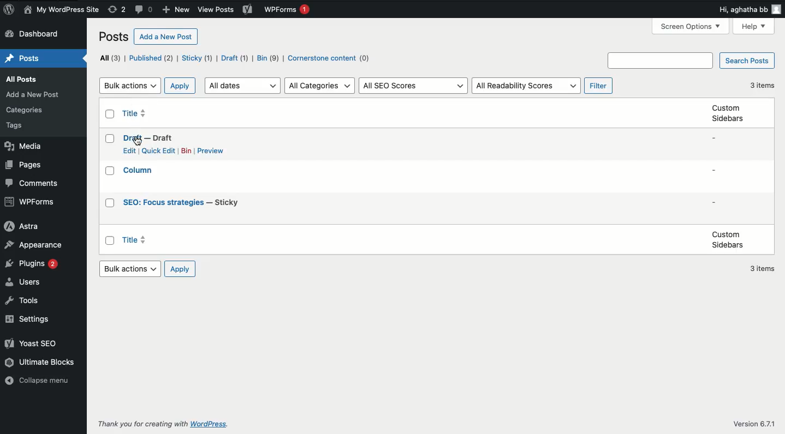 The image size is (785, 434). Describe the element at coordinates (165, 37) in the screenshot. I see `Add a new post` at that location.